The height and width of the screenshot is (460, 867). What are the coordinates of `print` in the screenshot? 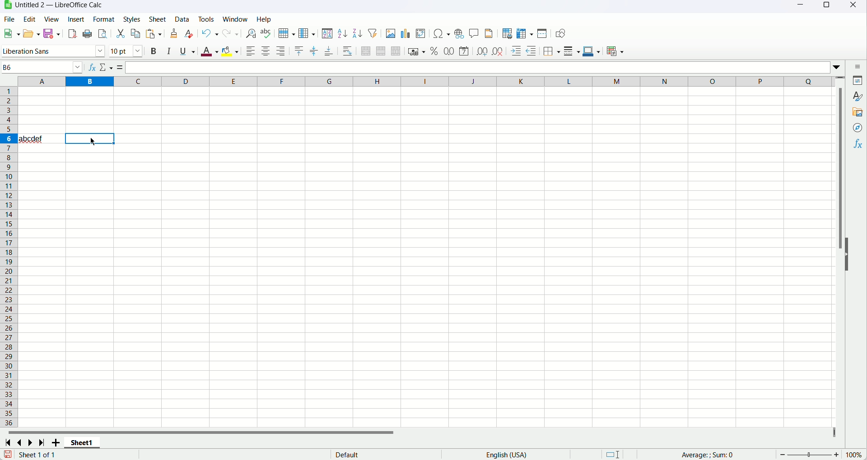 It's located at (88, 33).